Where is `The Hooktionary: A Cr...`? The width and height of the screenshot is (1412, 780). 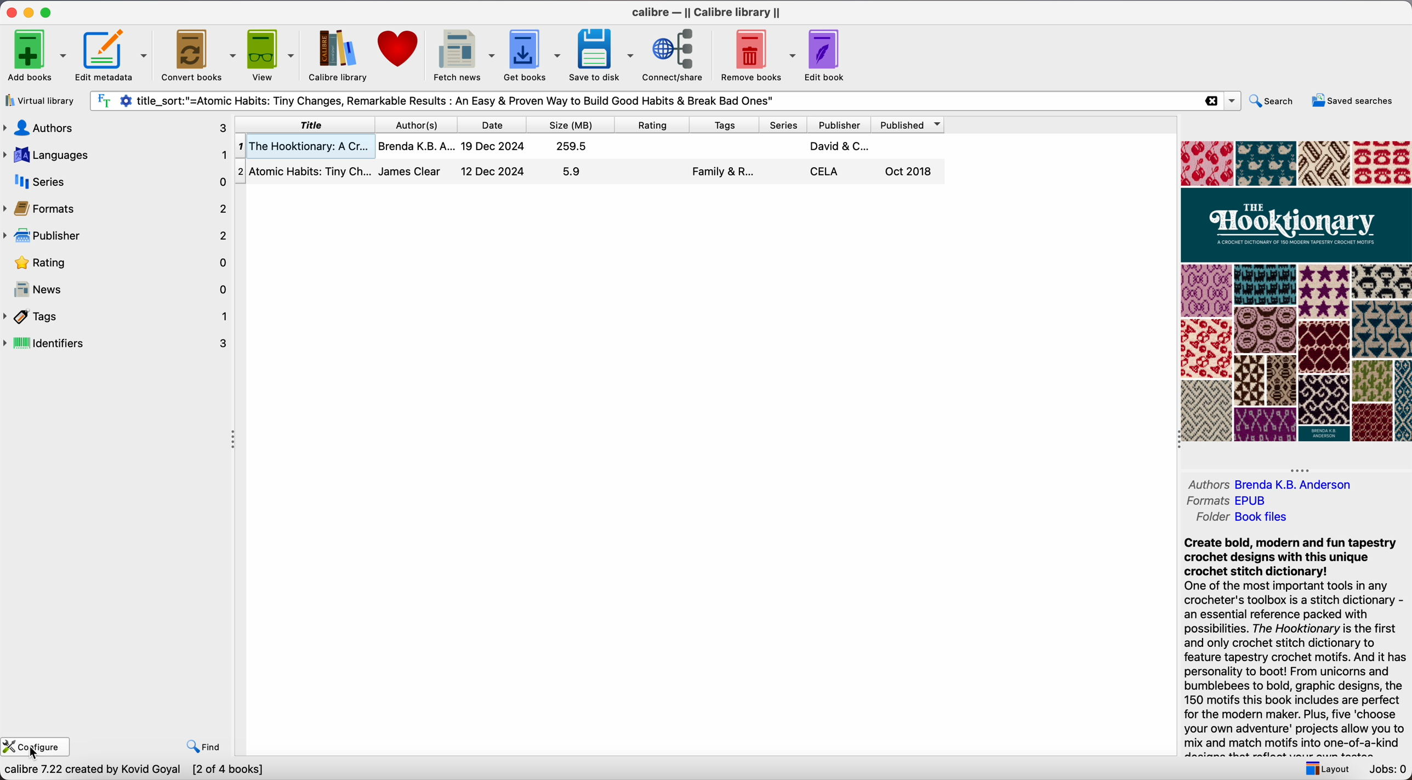 The Hooktionary: A Cr... is located at coordinates (305, 145).